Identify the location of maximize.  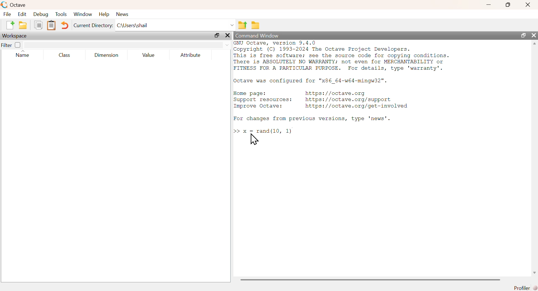
(217, 35).